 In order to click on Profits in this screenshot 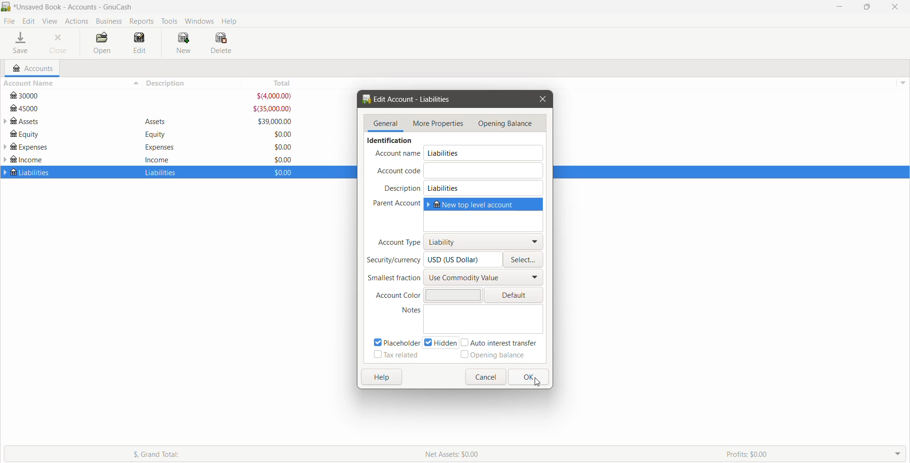, I will do `click(816, 454)`.